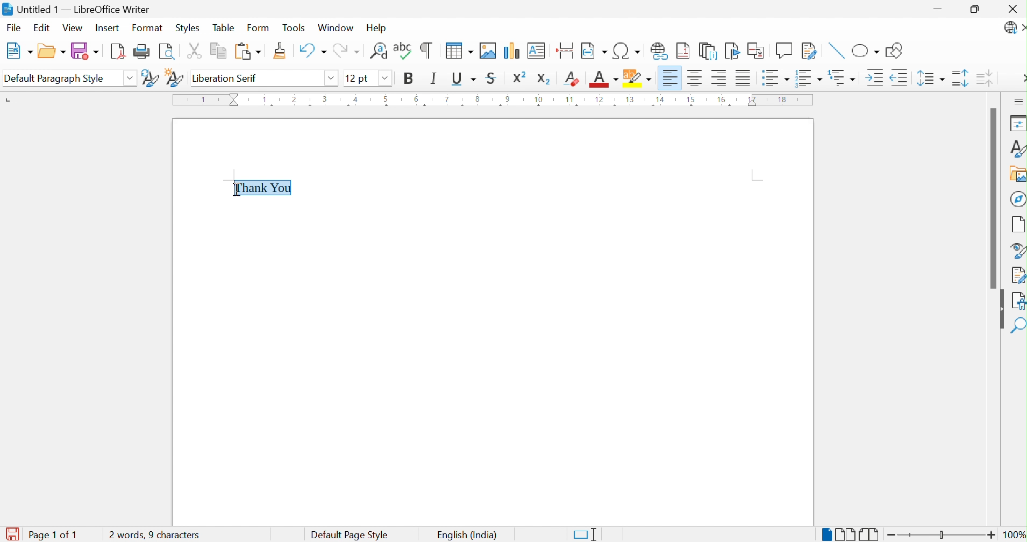 The width and height of the screenshot is (1027, 542). I want to click on Standard Selection. Click to change selection mode., so click(586, 533).